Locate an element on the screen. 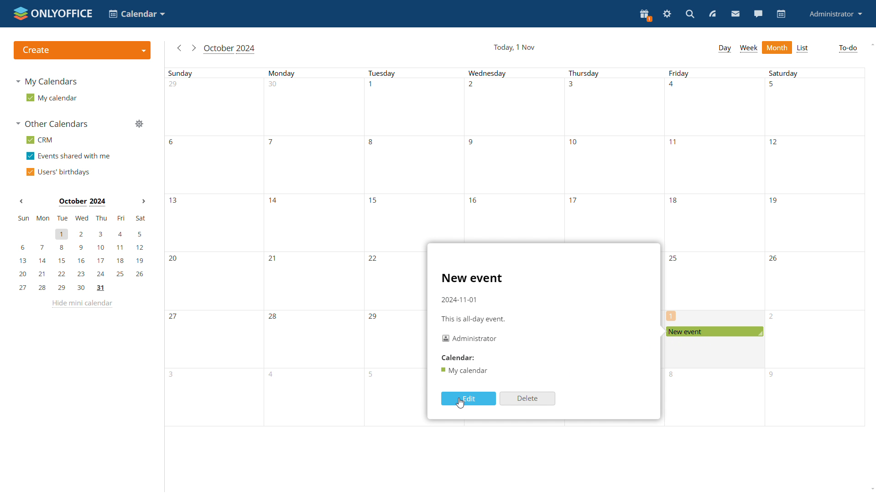 This screenshot has width=876, height=493. event duration is located at coordinates (472, 318).